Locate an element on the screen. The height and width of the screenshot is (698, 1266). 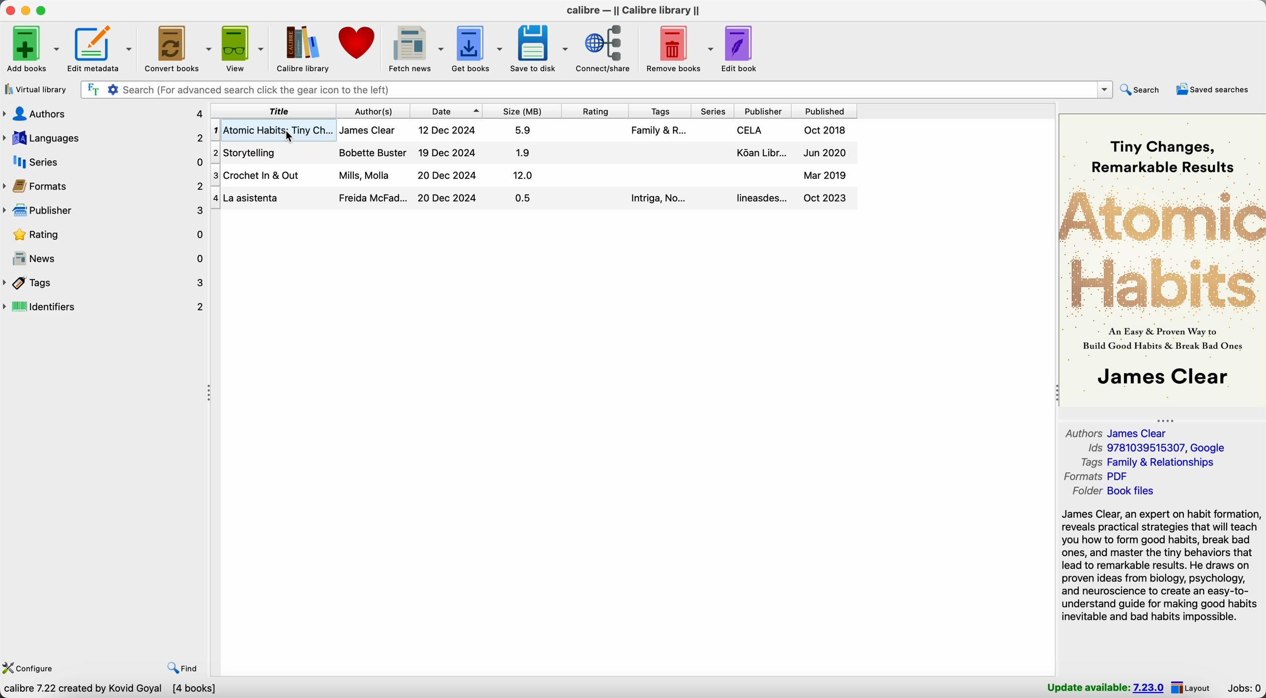
published is located at coordinates (824, 111).